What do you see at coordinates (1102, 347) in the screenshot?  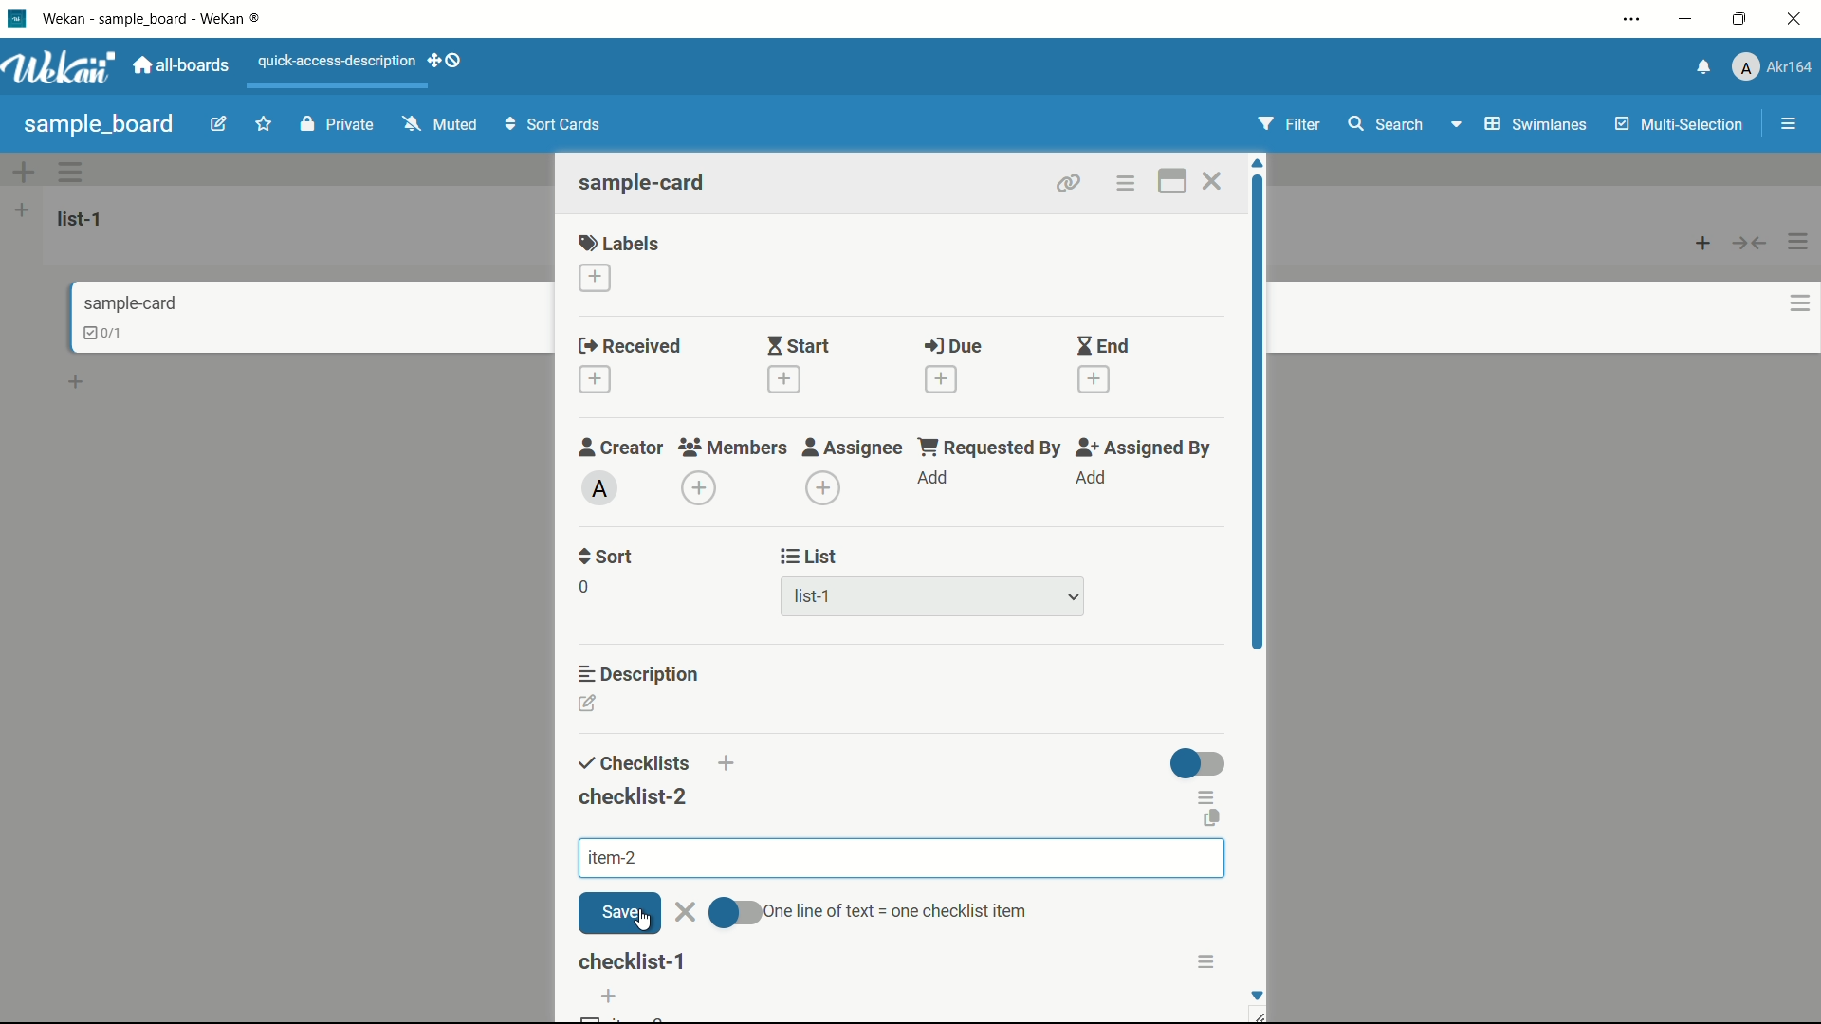 I see `end` at bounding box center [1102, 347].